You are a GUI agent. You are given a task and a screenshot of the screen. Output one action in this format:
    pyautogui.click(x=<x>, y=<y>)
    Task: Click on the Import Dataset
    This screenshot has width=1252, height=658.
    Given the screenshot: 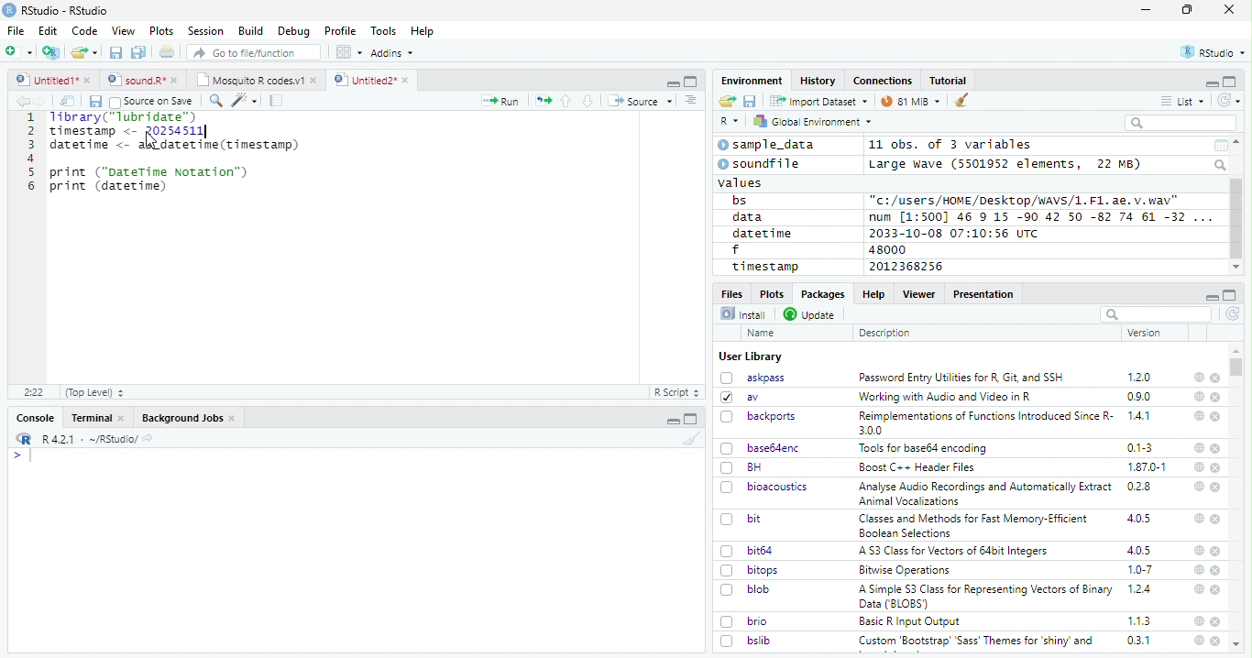 What is the action you would take?
    pyautogui.click(x=818, y=101)
    